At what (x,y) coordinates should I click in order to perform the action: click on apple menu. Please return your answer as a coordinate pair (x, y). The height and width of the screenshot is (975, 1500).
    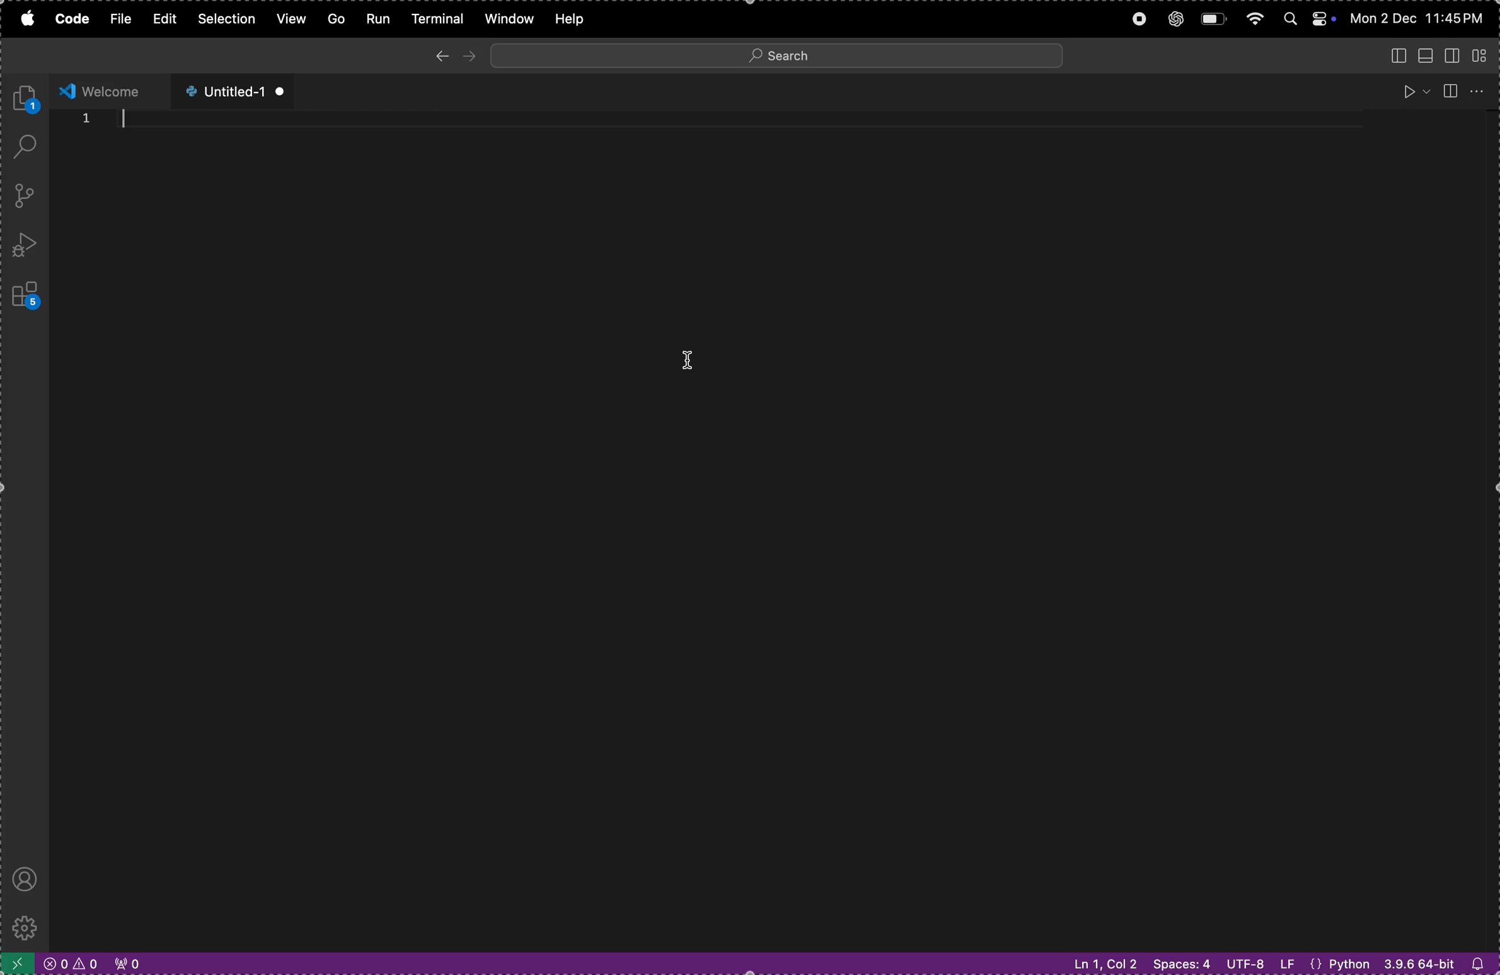
    Looking at the image, I should click on (25, 21).